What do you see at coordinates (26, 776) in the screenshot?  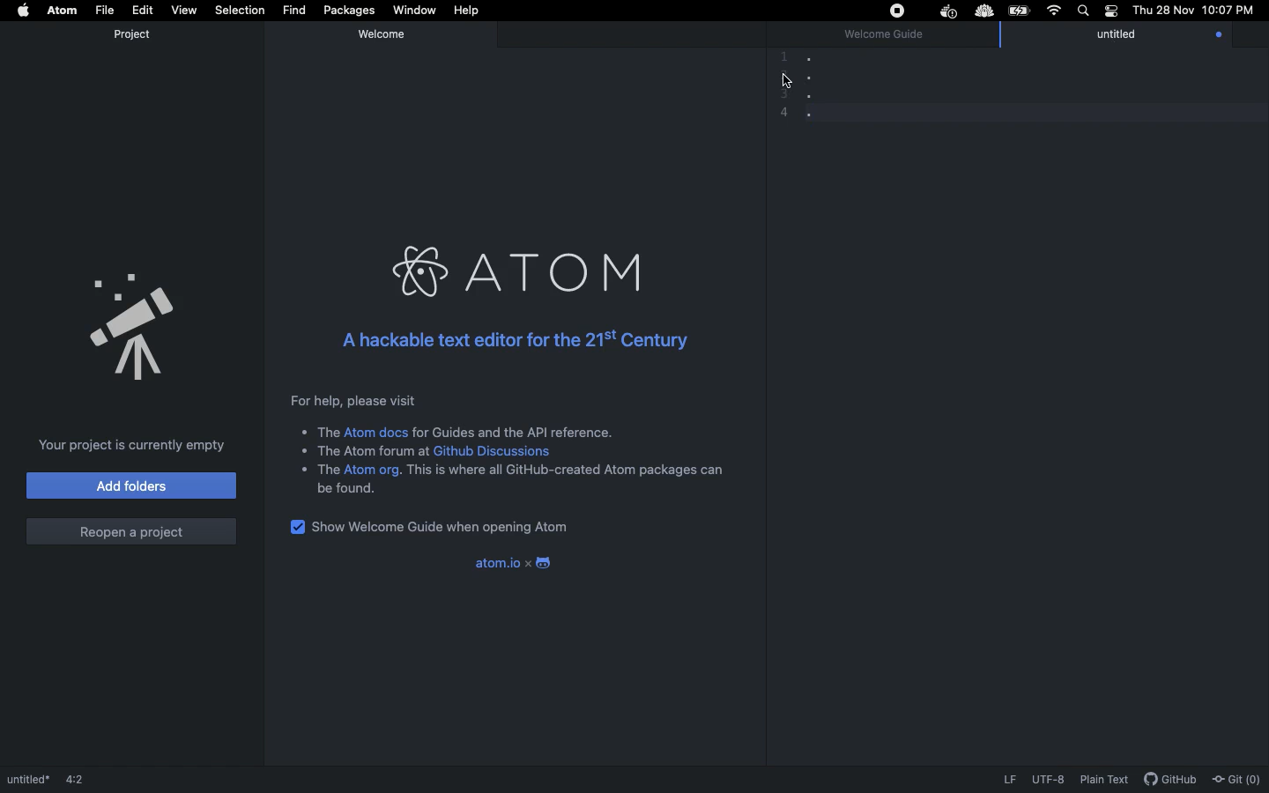 I see `untitled*` at bounding box center [26, 776].